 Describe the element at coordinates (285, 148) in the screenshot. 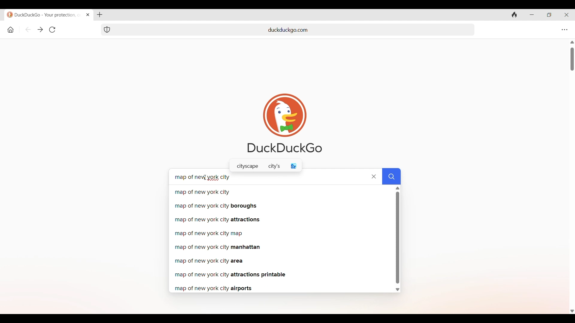

I see `DuckDuckGo` at that location.